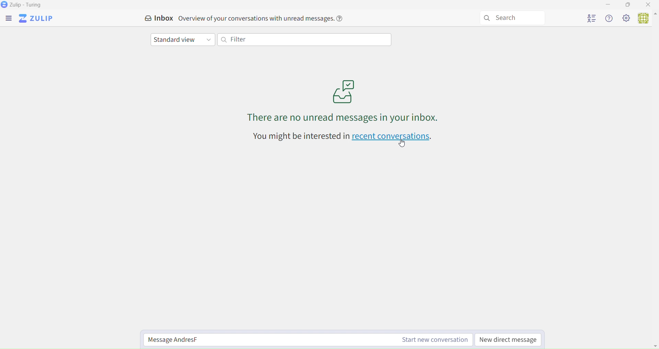 This screenshot has height=349, width=659. Describe the element at coordinates (508, 340) in the screenshot. I see `New direct Message` at that location.